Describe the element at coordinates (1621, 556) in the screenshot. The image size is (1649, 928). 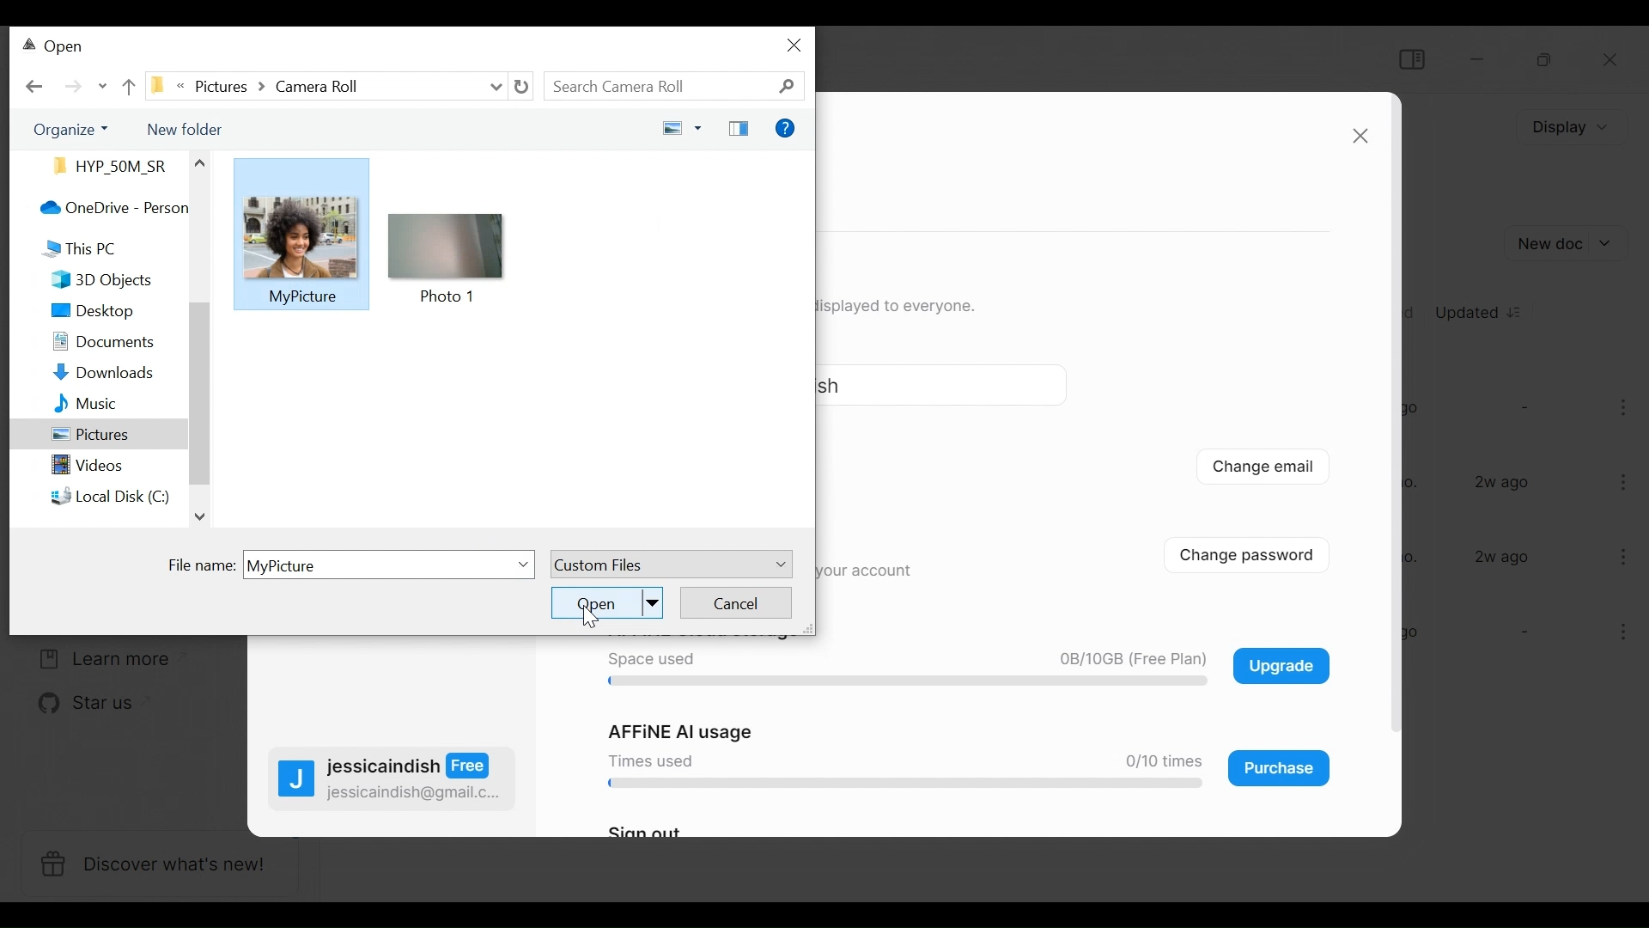
I see `more options` at that location.